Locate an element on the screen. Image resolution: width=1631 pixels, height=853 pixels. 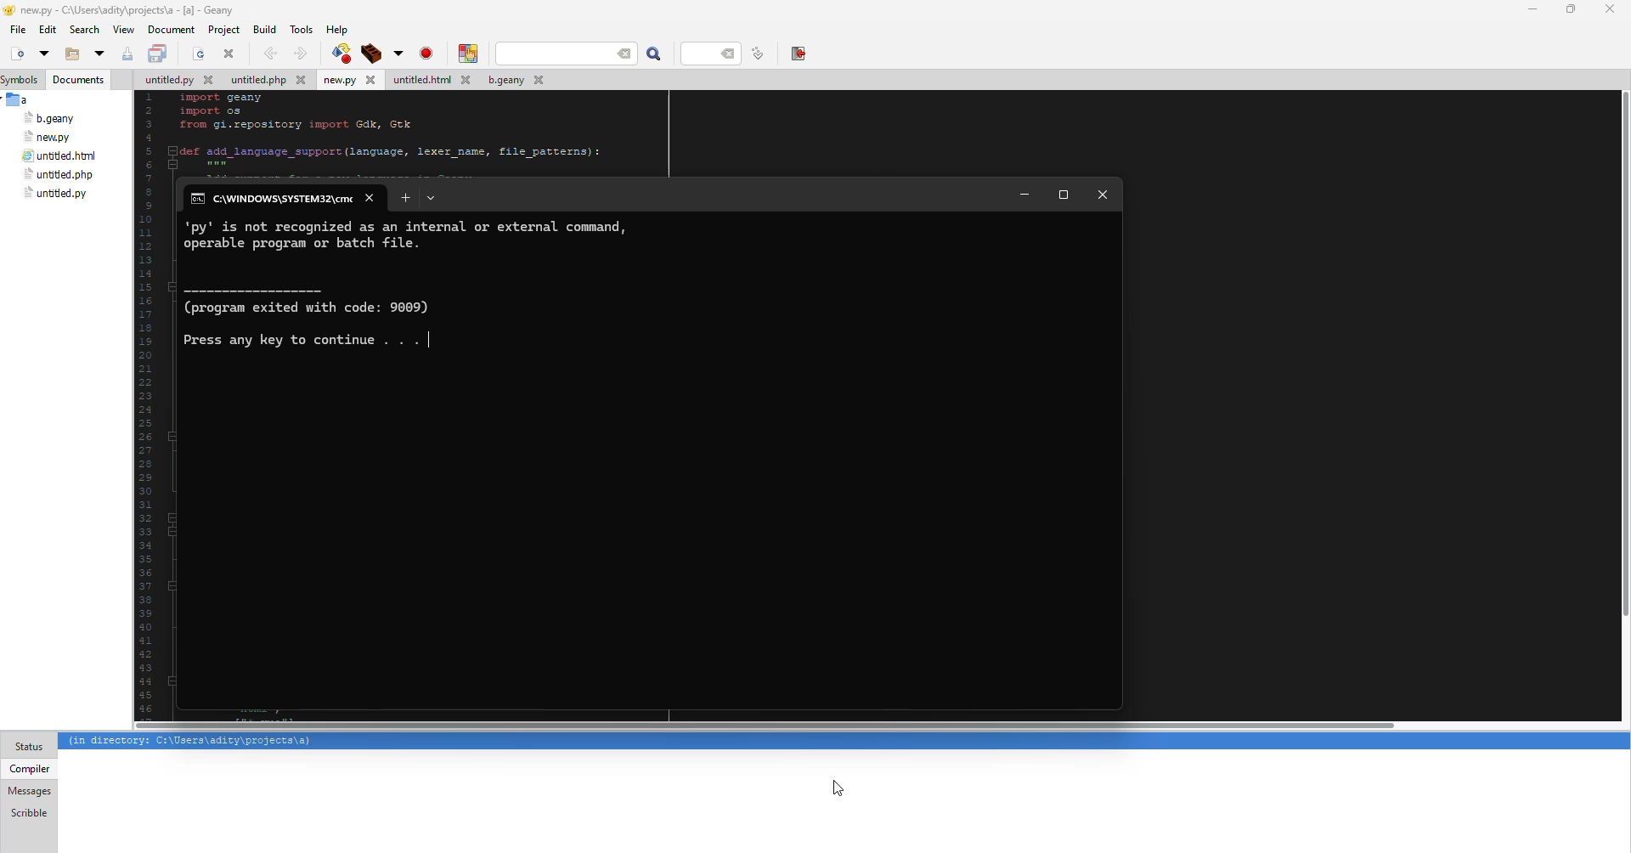
info is located at coordinates (410, 236).